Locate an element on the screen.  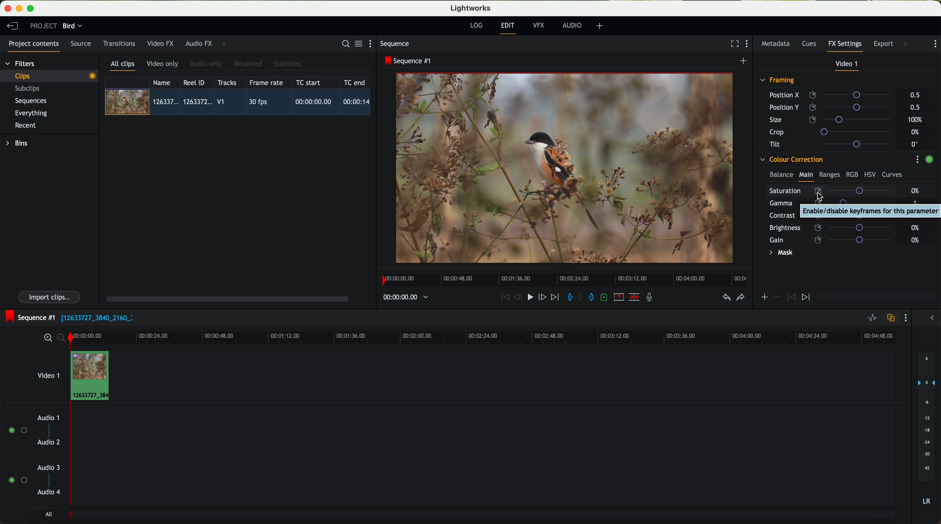
clips is located at coordinates (50, 76).